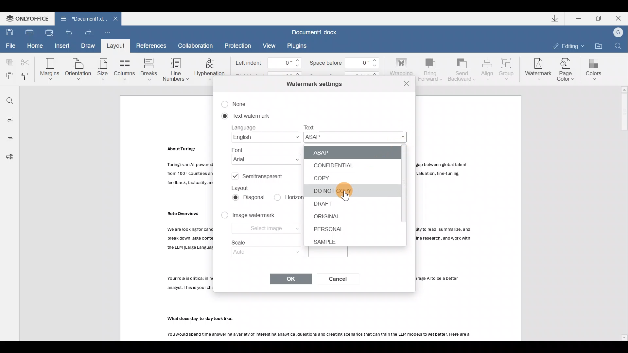 Image resolution: width=628 pixels, height=353 pixels. What do you see at coordinates (328, 203) in the screenshot?
I see `DRAFT` at bounding box center [328, 203].